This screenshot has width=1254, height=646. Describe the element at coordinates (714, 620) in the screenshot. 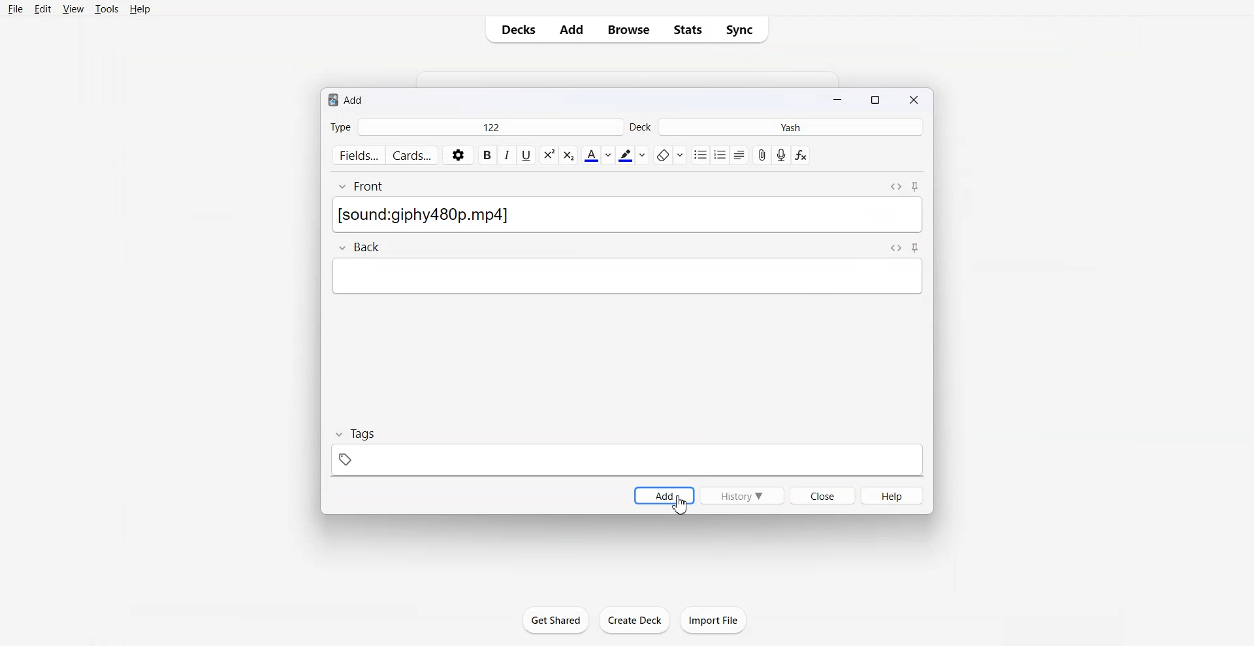

I see `Import File` at that location.